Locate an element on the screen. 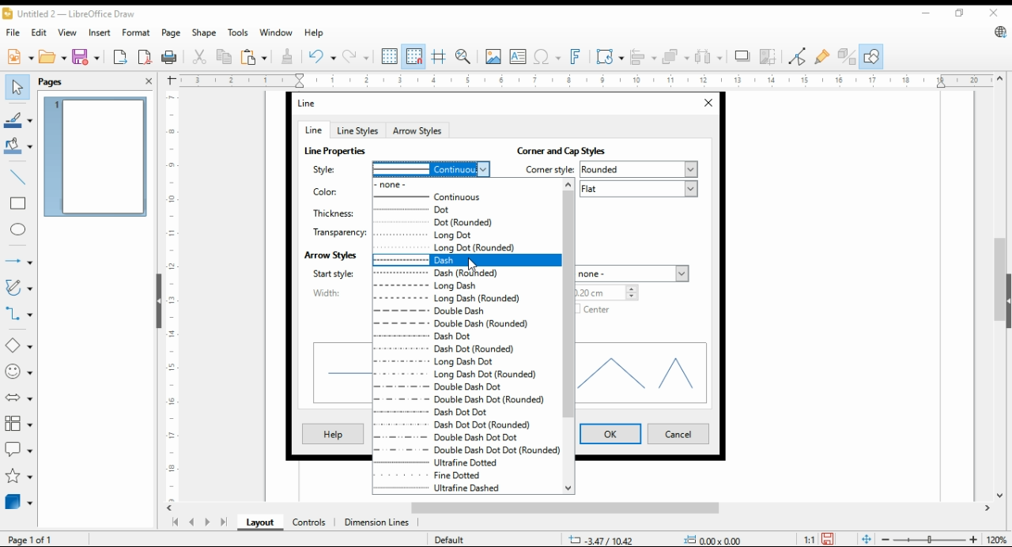 This screenshot has width=1012, height=547. select at least three objects to distribute is located at coordinates (708, 57).